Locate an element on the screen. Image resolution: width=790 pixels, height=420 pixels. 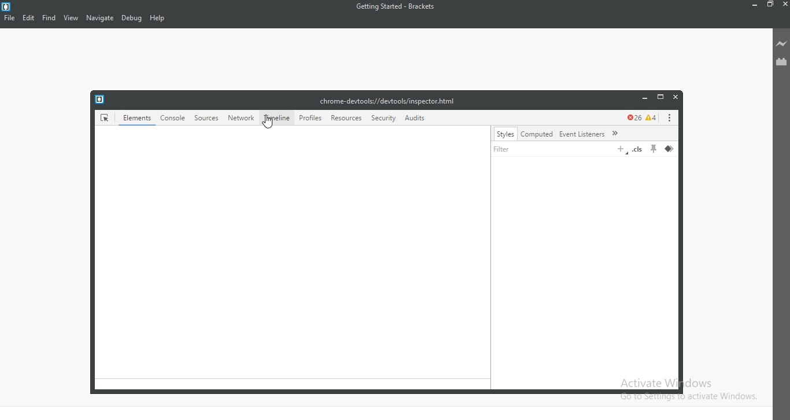
Help is located at coordinates (157, 19).